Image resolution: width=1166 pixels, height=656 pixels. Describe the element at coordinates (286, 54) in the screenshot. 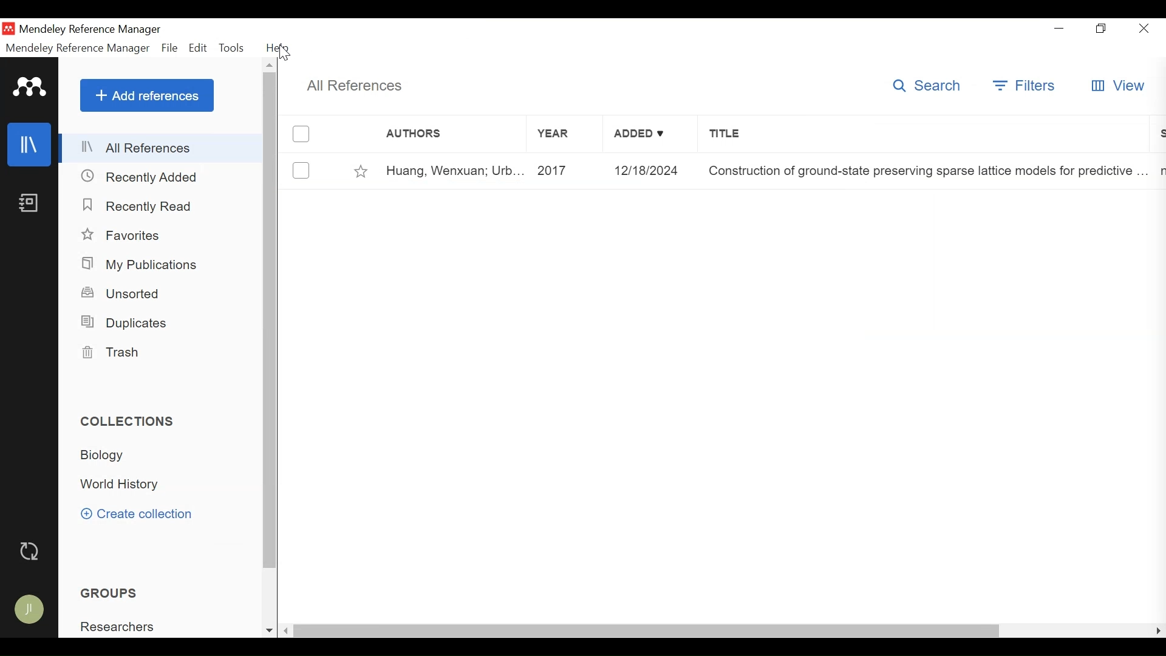

I see `Cursor` at that location.